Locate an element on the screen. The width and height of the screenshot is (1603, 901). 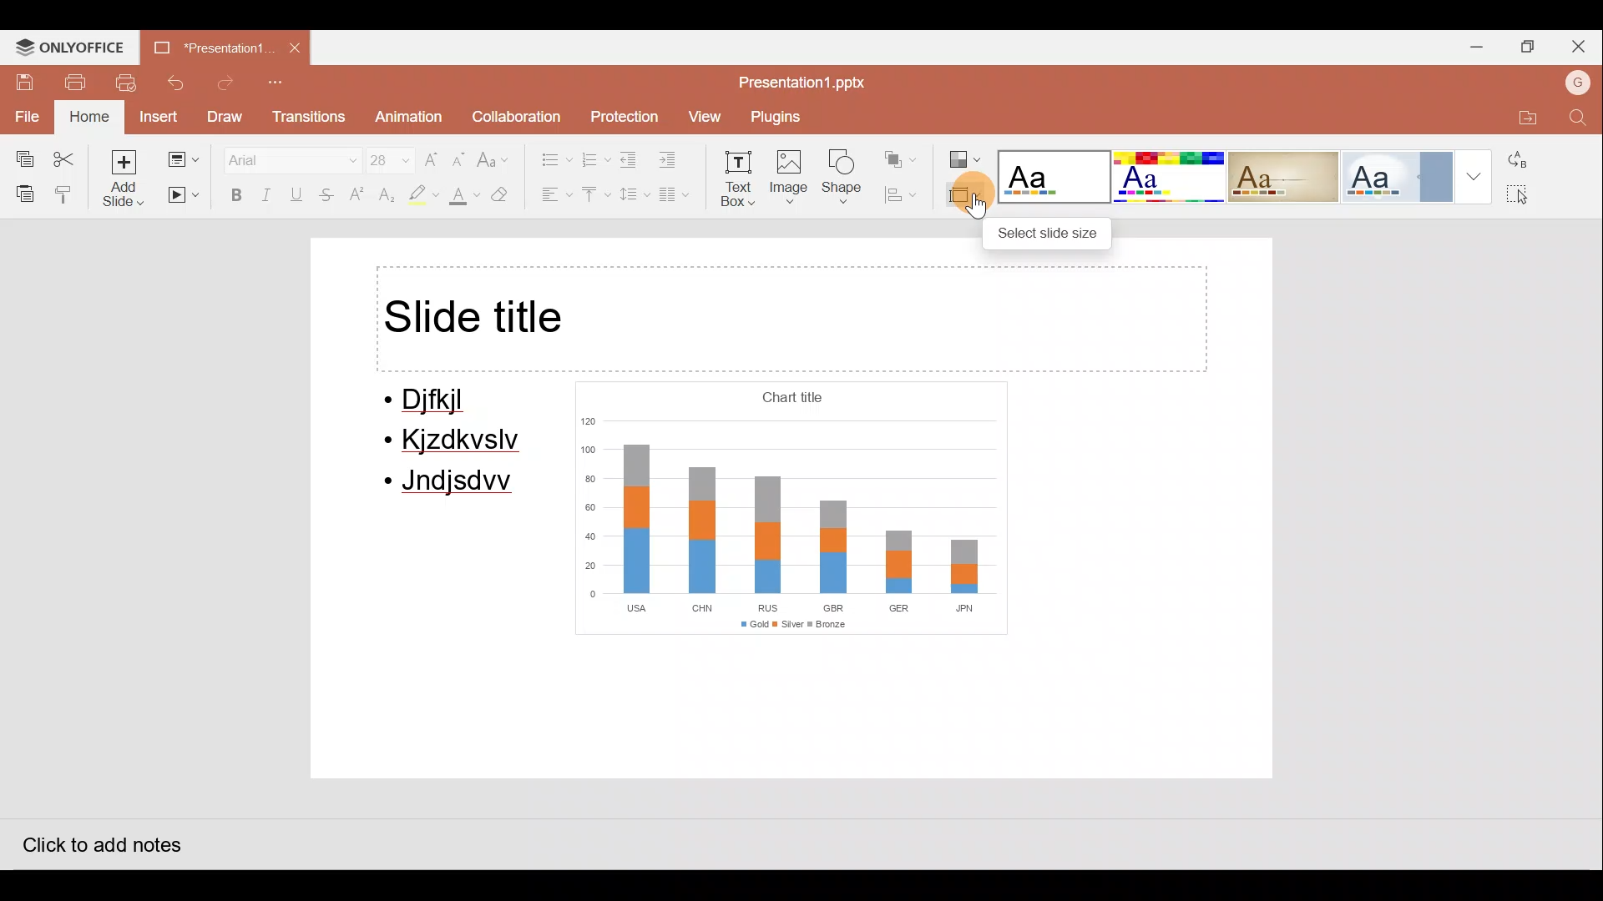
ONLYOFFICE is located at coordinates (72, 46).